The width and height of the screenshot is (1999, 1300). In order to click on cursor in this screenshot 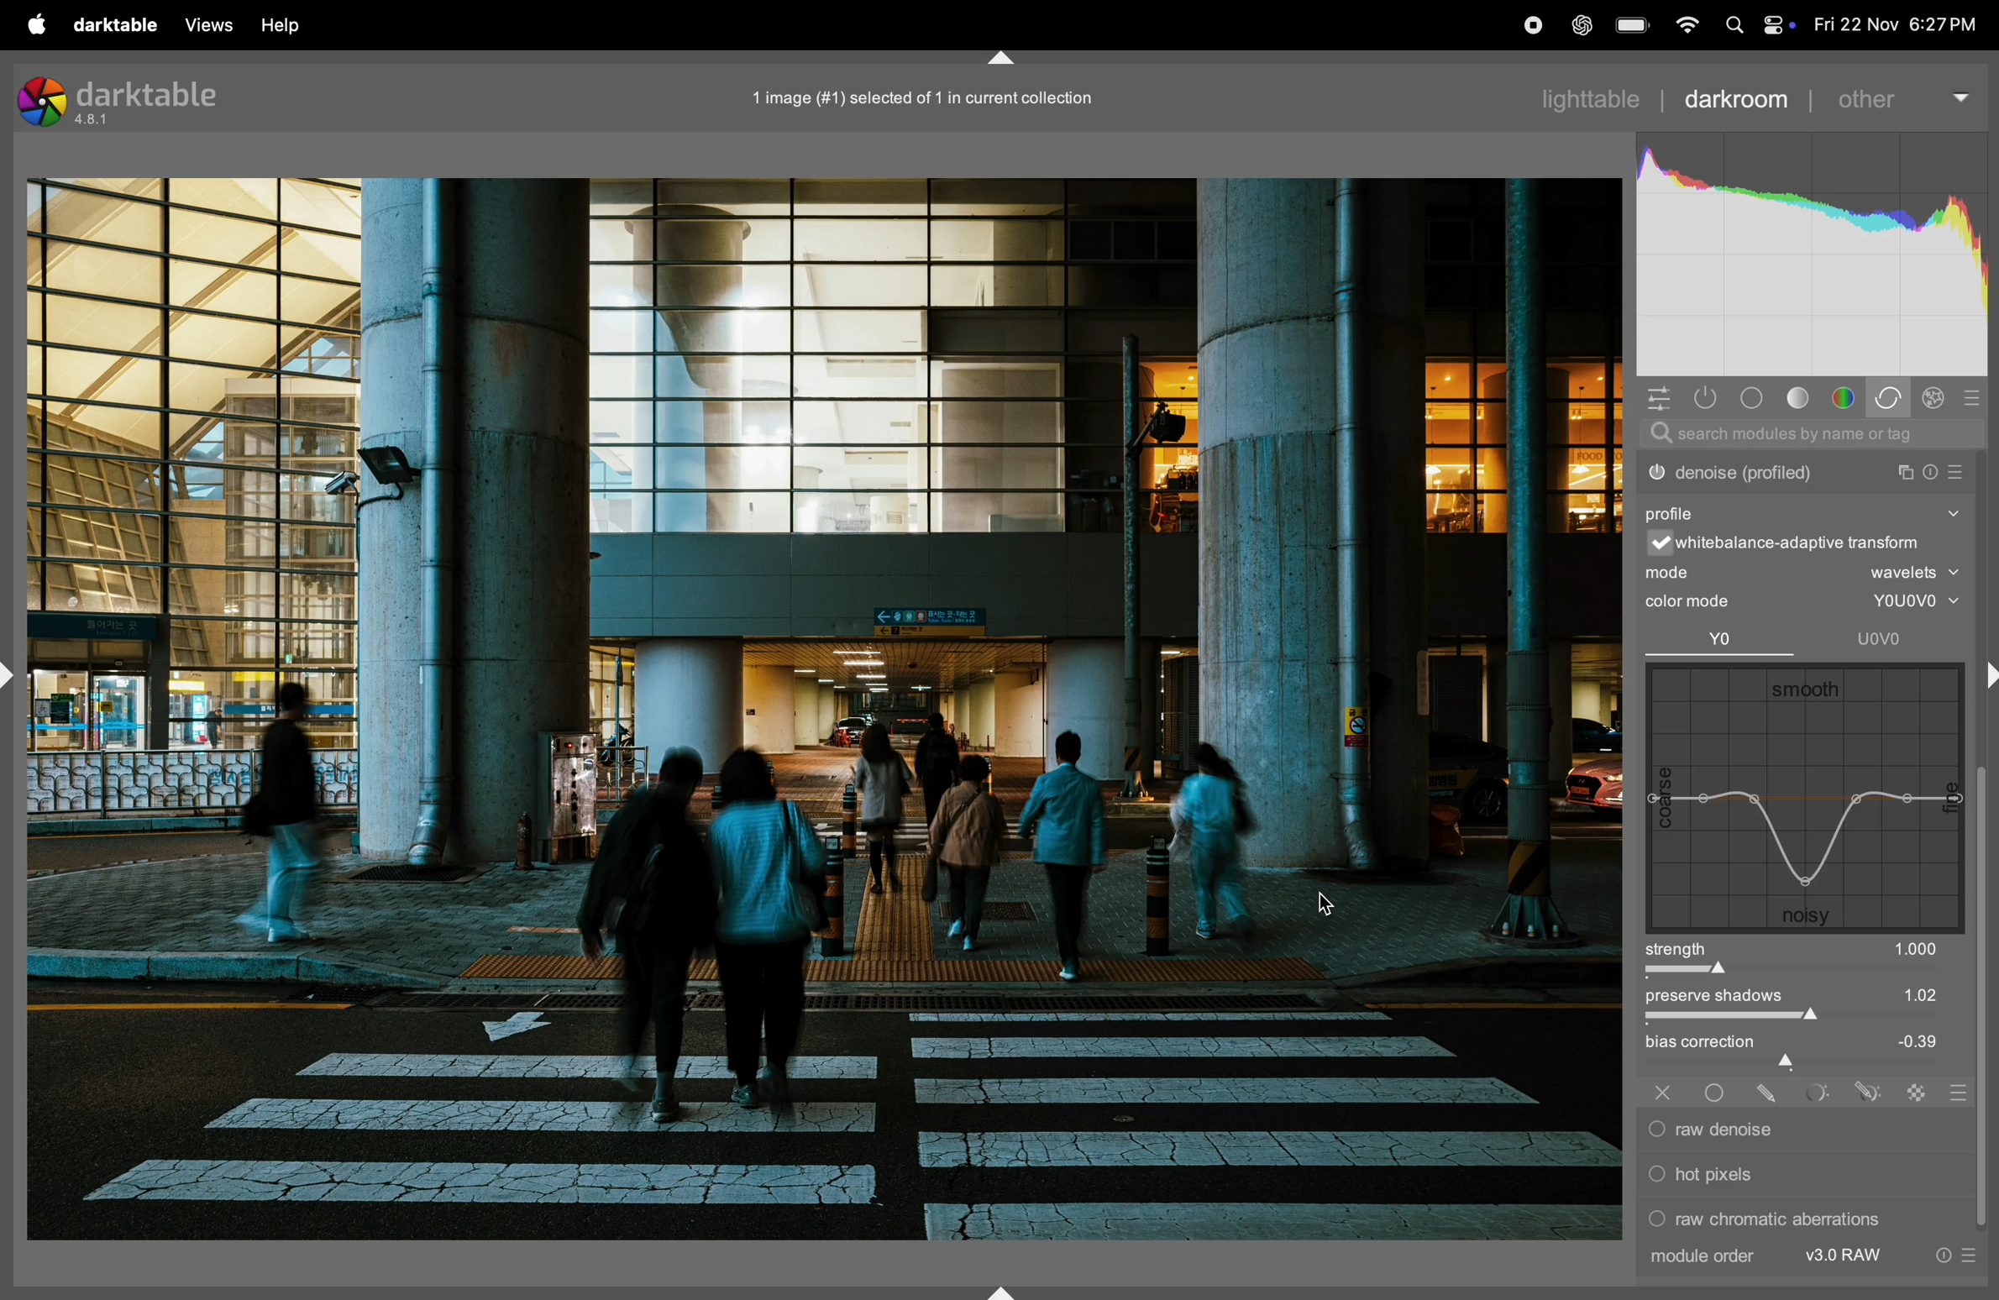, I will do `click(1330, 904)`.